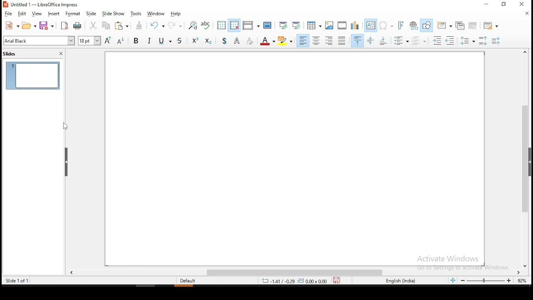  I want to click on snap to grid, so click(234, 25).